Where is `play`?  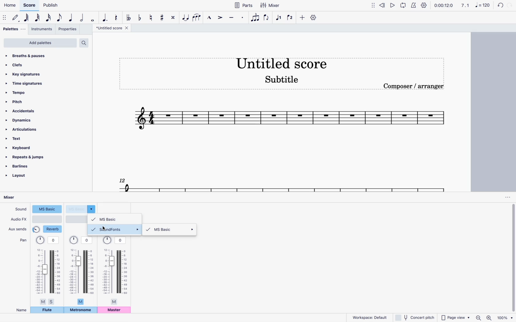
play is located at coordinates (392, 5).